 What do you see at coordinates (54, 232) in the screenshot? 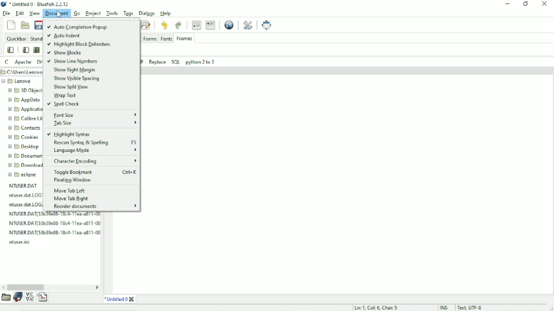
I see `file` at bounding box center [54, 232].